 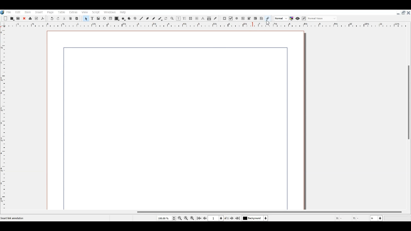 I want to click on Save as PDF, so click(x=43, y=19).